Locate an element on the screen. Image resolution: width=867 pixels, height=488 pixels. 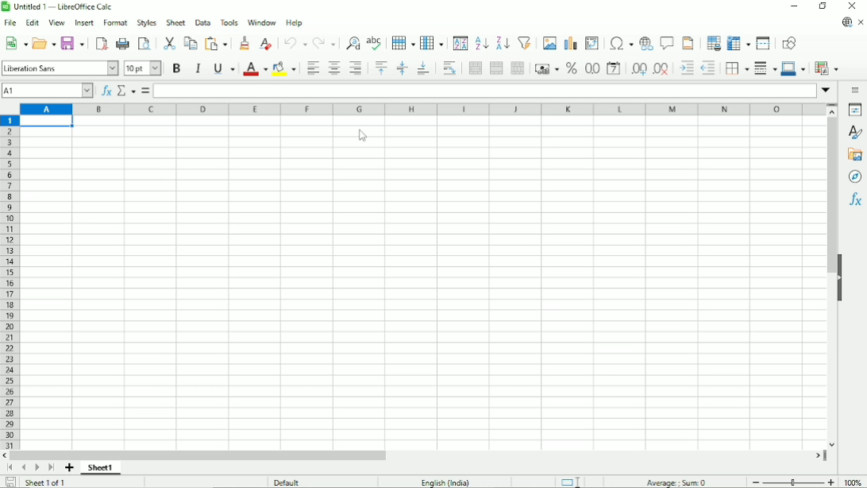
Close document is located at coordinates (861, 21).